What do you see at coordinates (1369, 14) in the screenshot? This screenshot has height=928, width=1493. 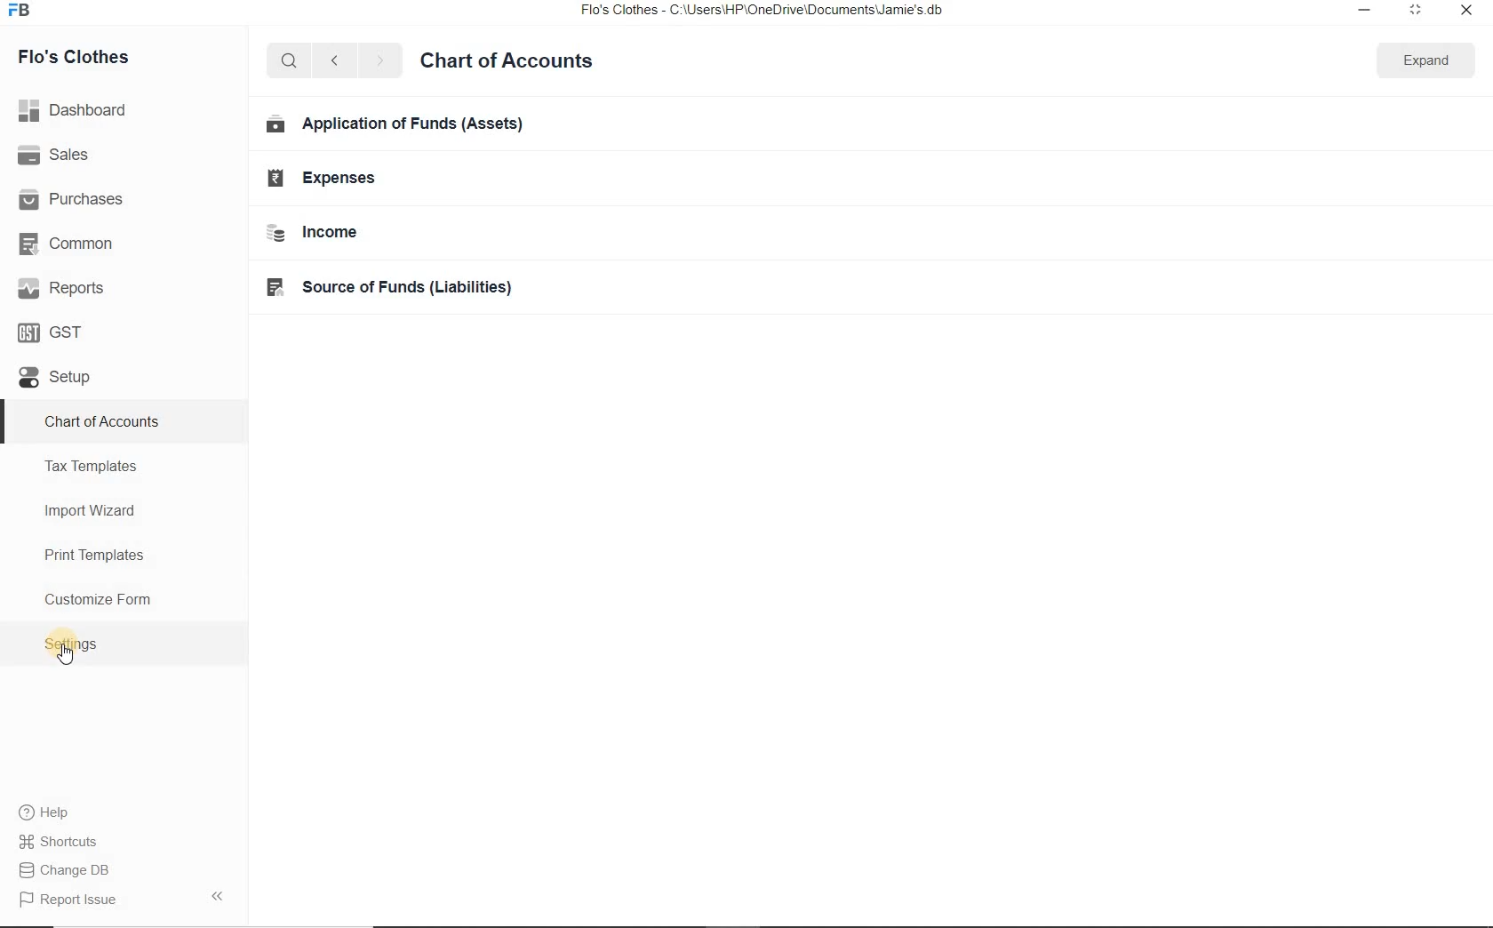 I see `minimize` at bounding box center [1369, 14].